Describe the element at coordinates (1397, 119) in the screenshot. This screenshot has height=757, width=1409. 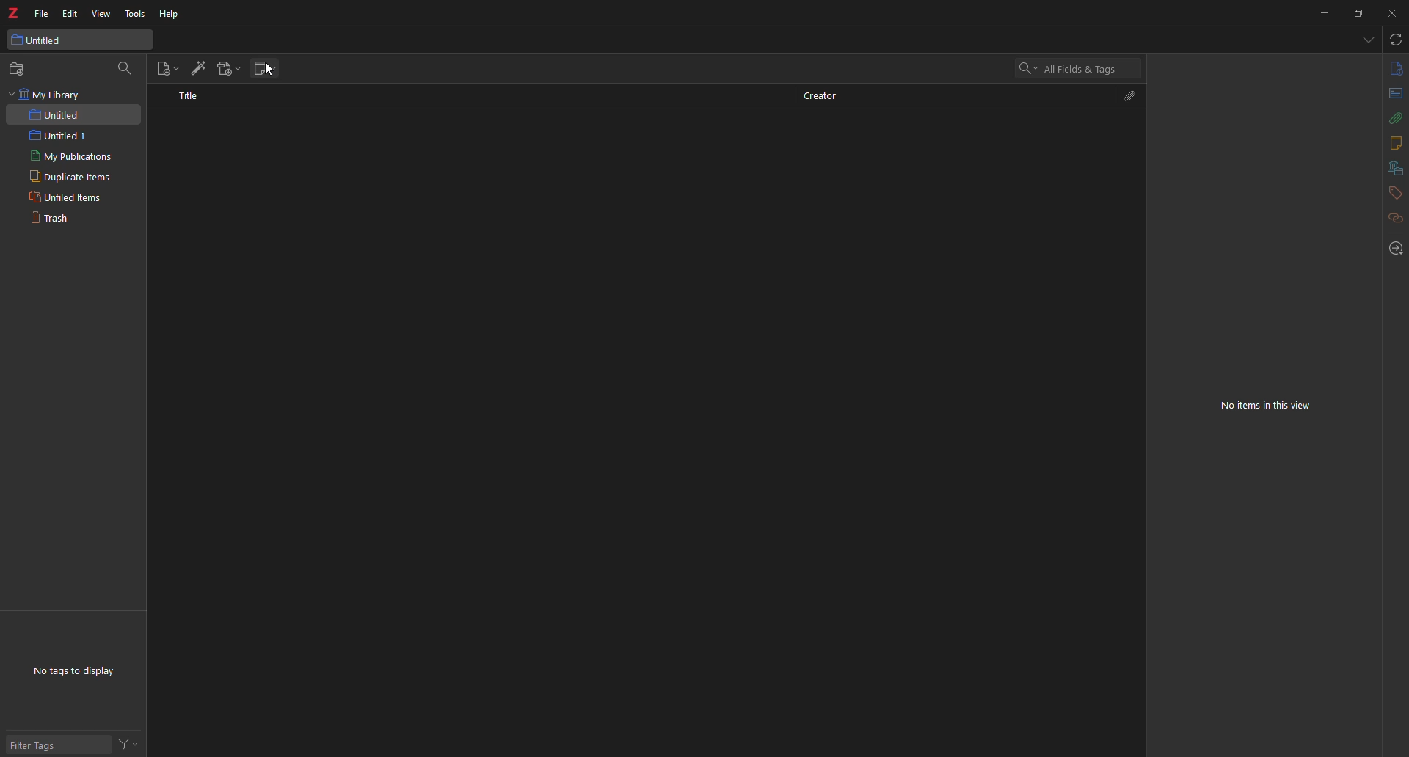
I see `attach` at that location.